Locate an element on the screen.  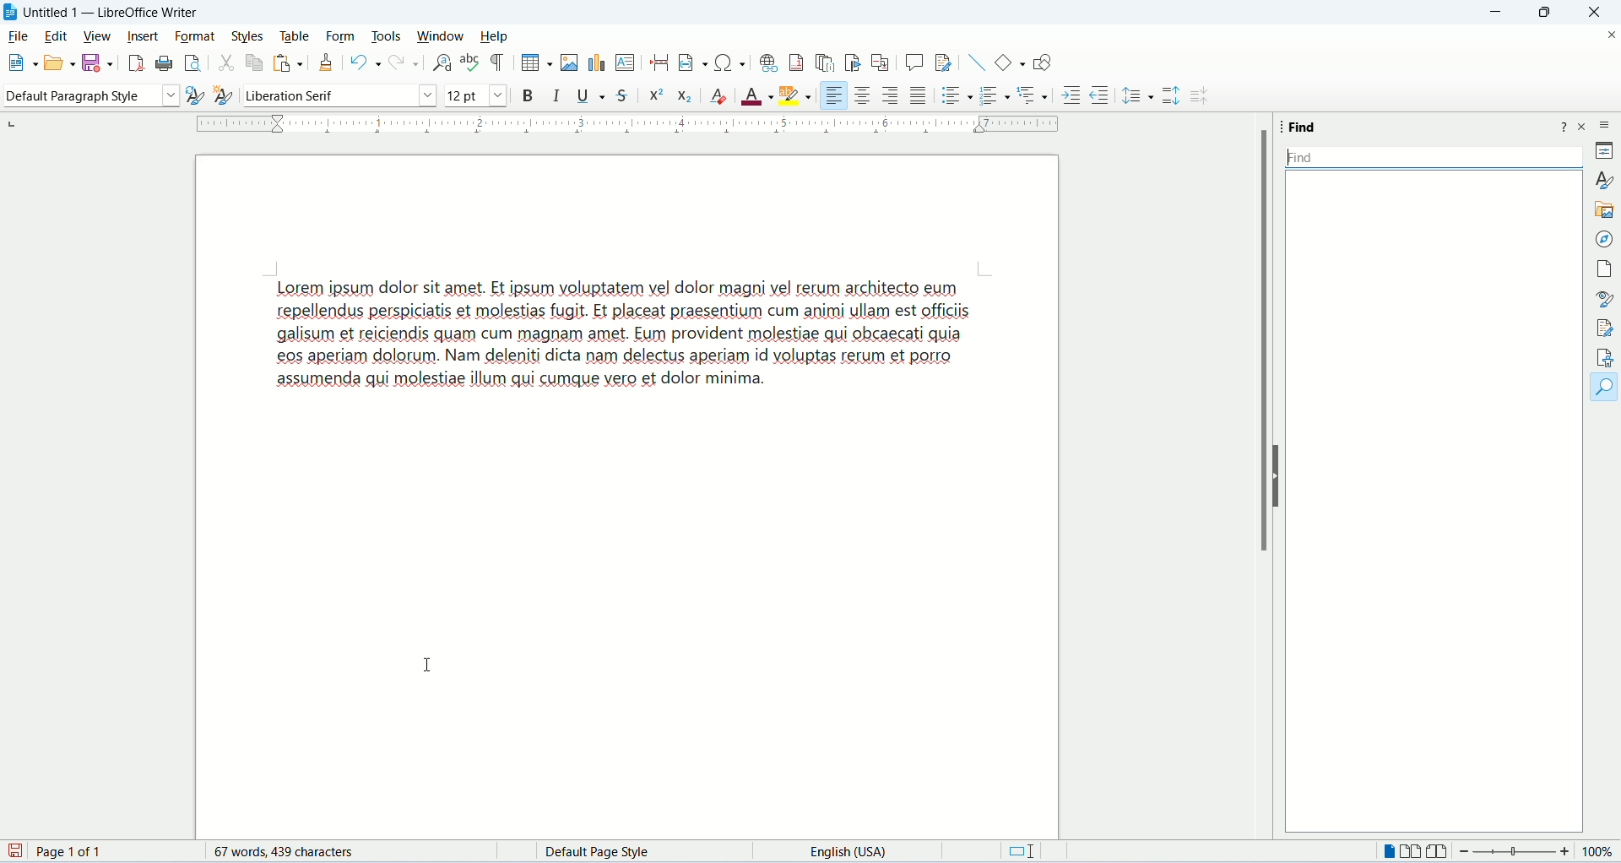
properties is located at coordinates (1604, 152).